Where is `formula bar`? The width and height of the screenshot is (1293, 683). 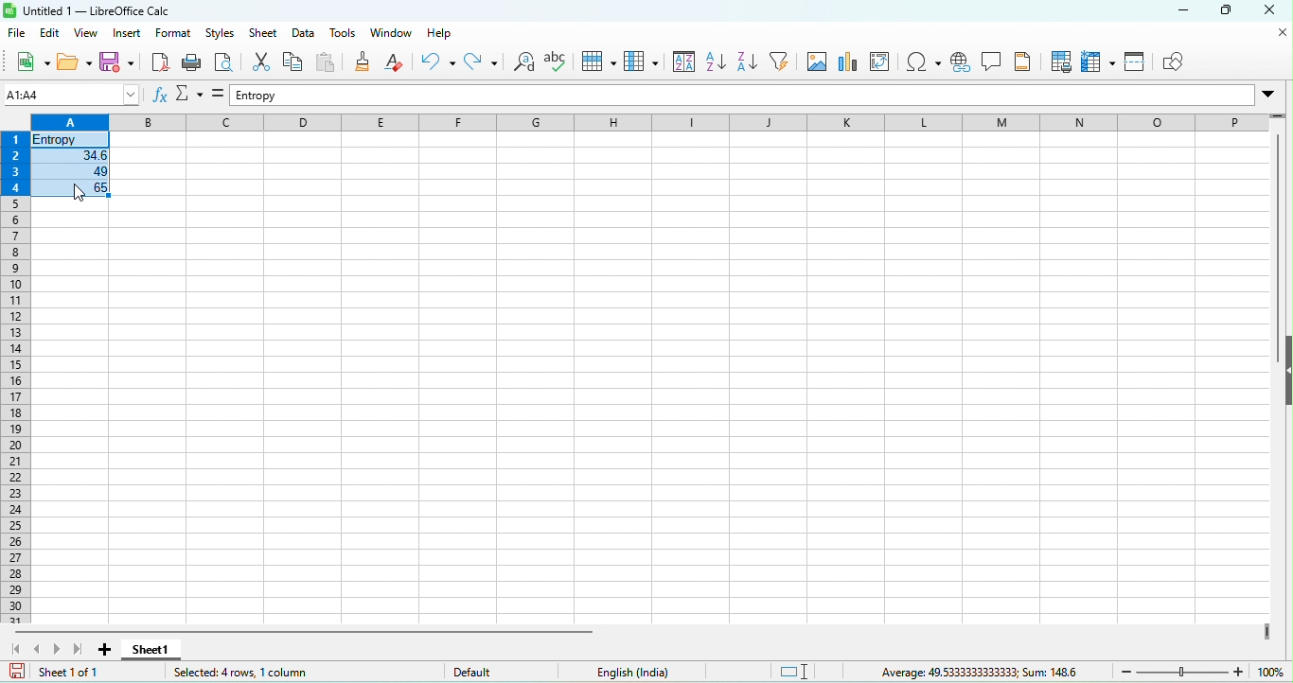
formula bar is located at coordinates (741, 96).